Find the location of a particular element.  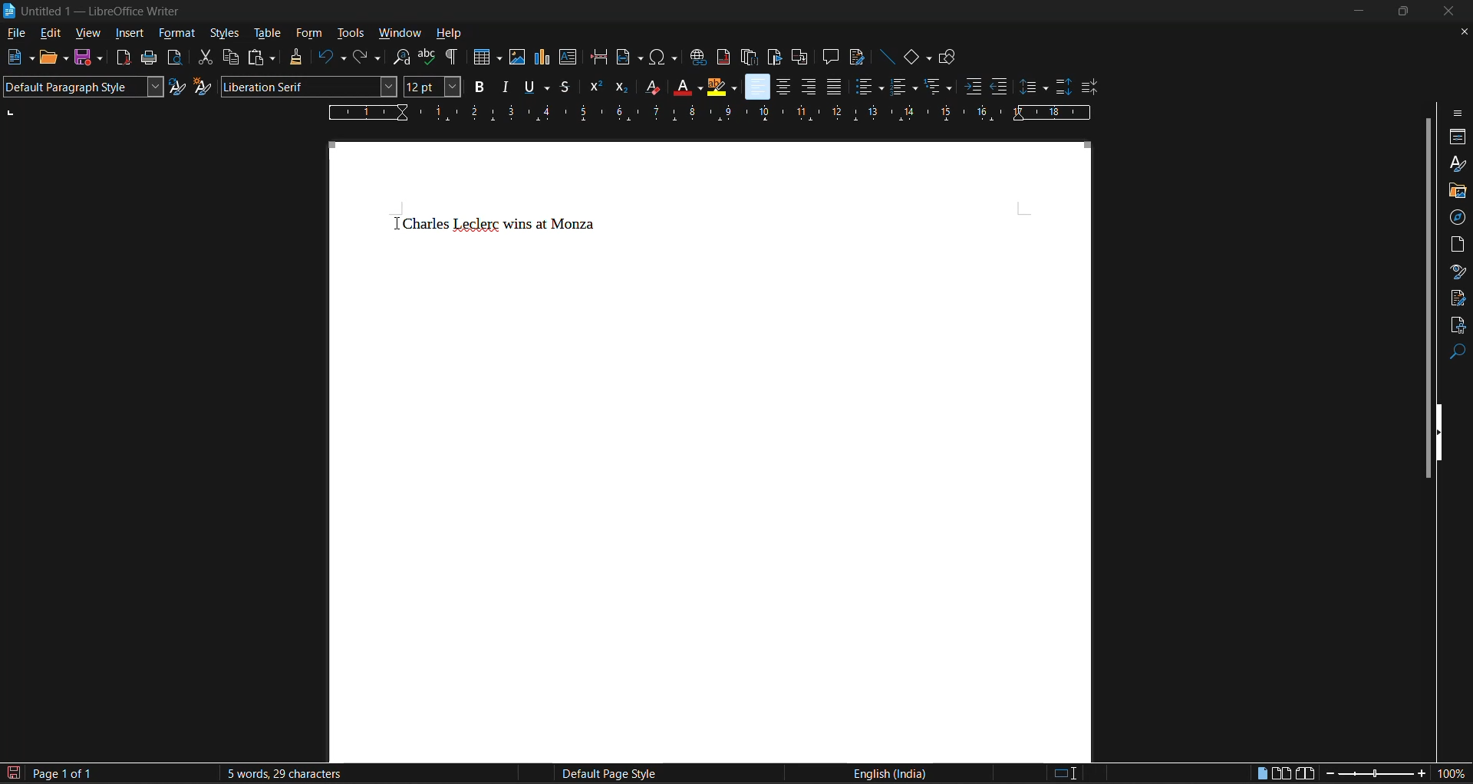

zoom slider is located at coordinates (1374, 776).